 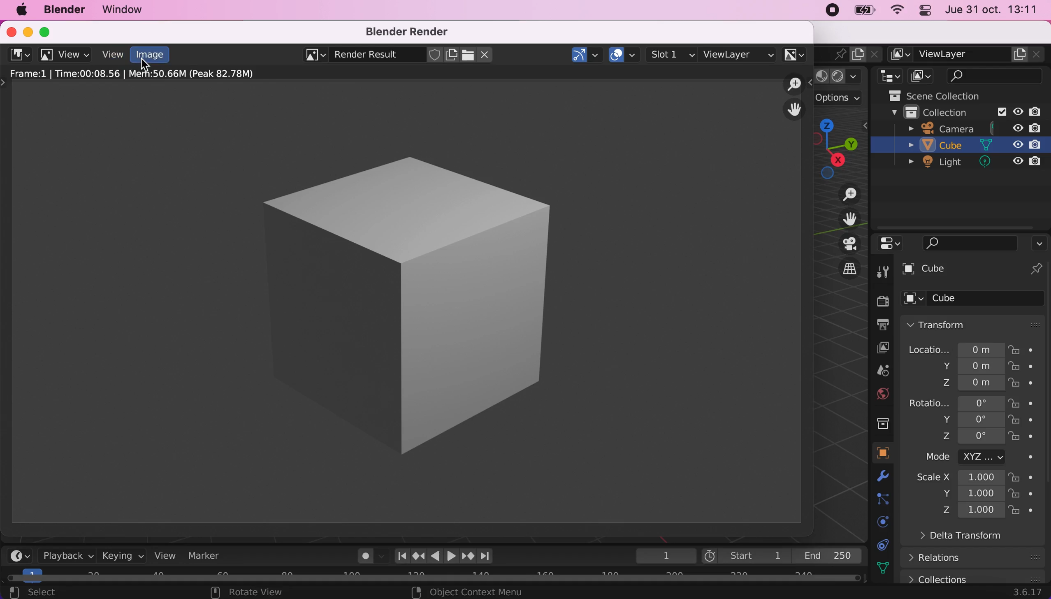 I want to click on scale measures, so click(x=961, y=495).